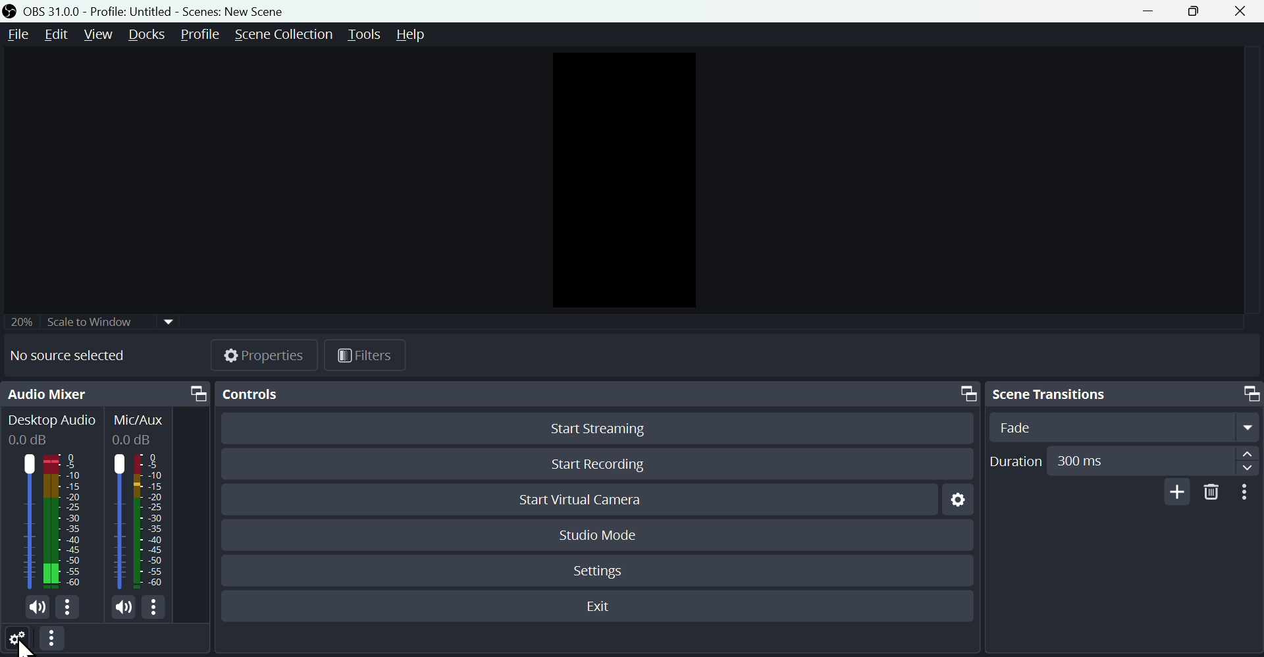 Image resolution: width=1264 pixels, height=657 pixels. Describe the element at coordinates (55, 34) in the screenshot. I see `Edit` at that location.